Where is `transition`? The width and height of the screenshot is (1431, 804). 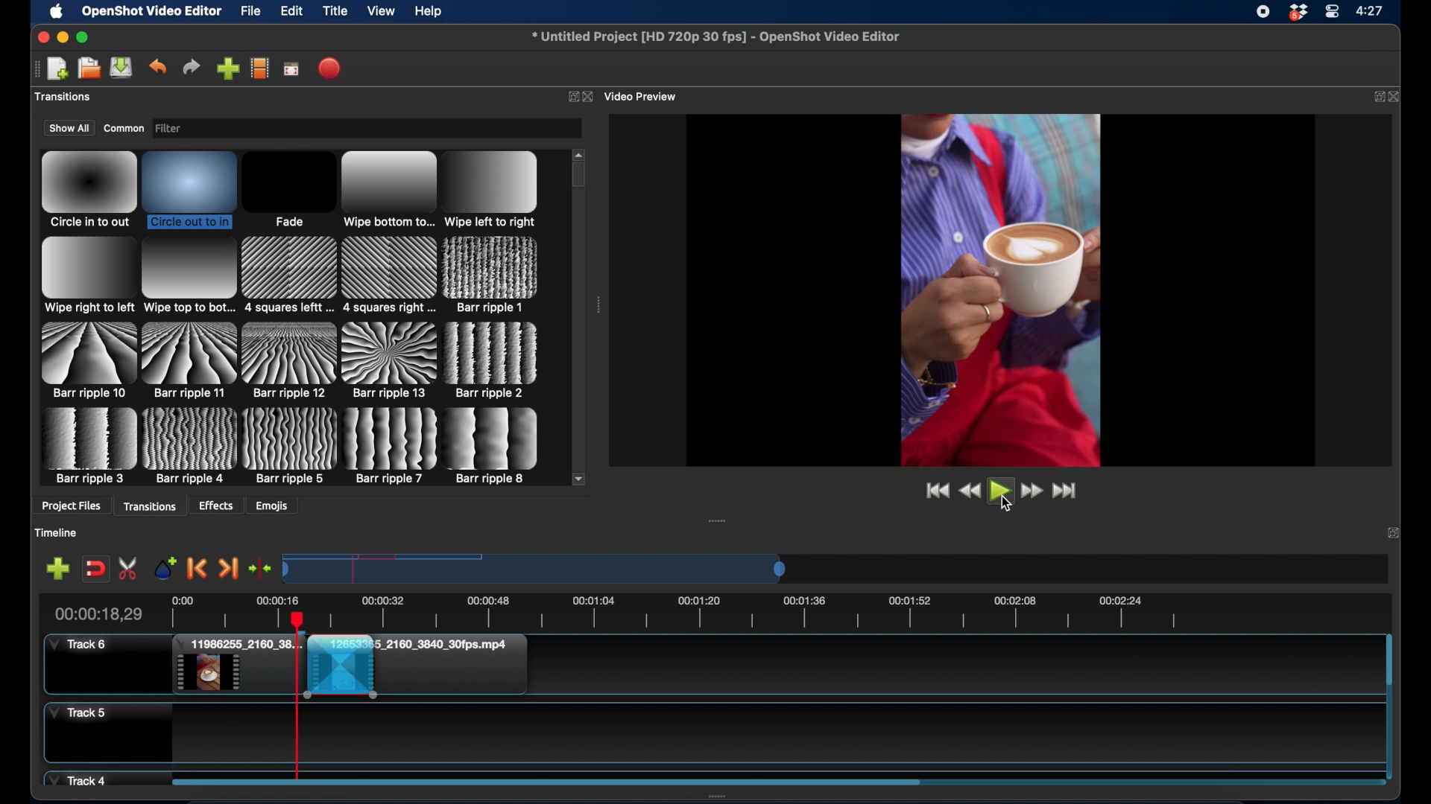 transition is located at coordinates (89, 190).